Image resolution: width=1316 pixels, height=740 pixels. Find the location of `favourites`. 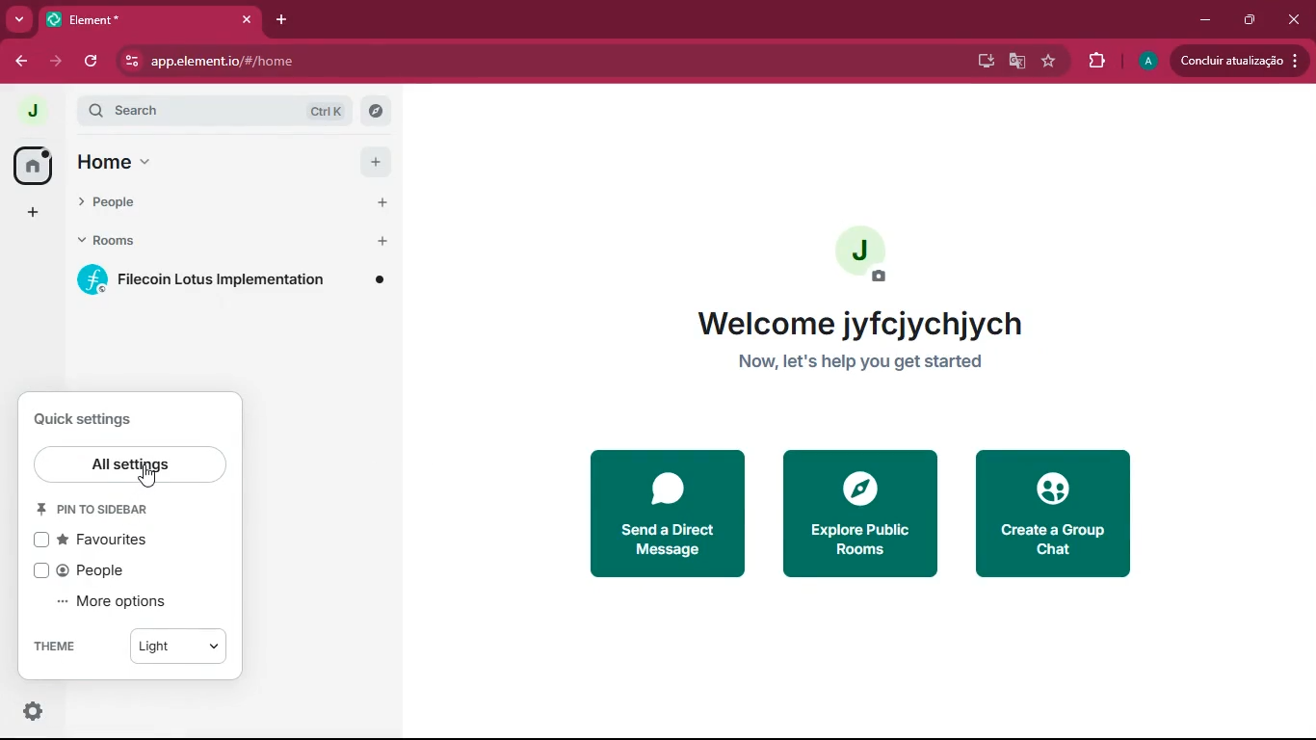

favourites is located at coordinates (107, 540).